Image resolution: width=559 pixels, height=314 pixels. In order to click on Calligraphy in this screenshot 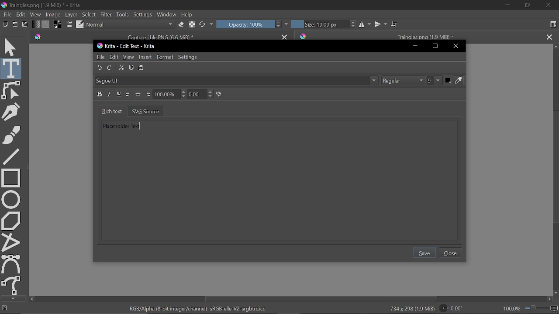, I will do `click(11, 112)`.